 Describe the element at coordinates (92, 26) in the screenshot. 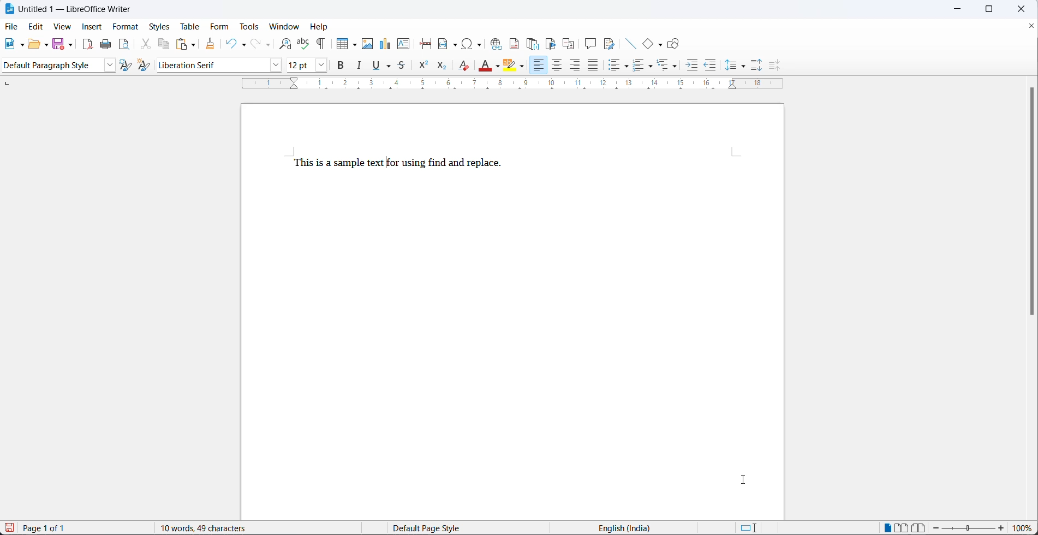

I see `insert` at that location.